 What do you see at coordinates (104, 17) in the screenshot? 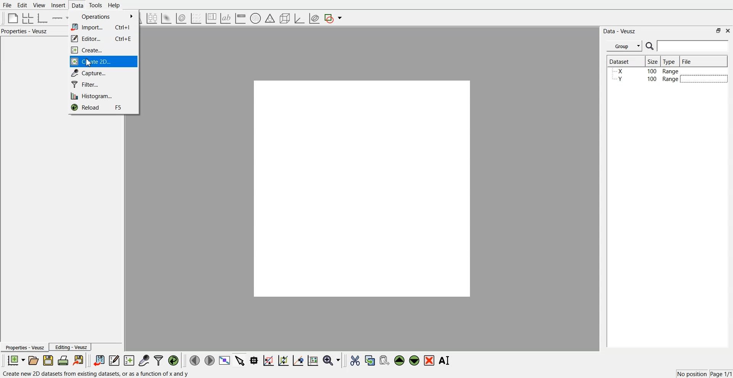
I see `Operations` at bounding box center [104, 17].